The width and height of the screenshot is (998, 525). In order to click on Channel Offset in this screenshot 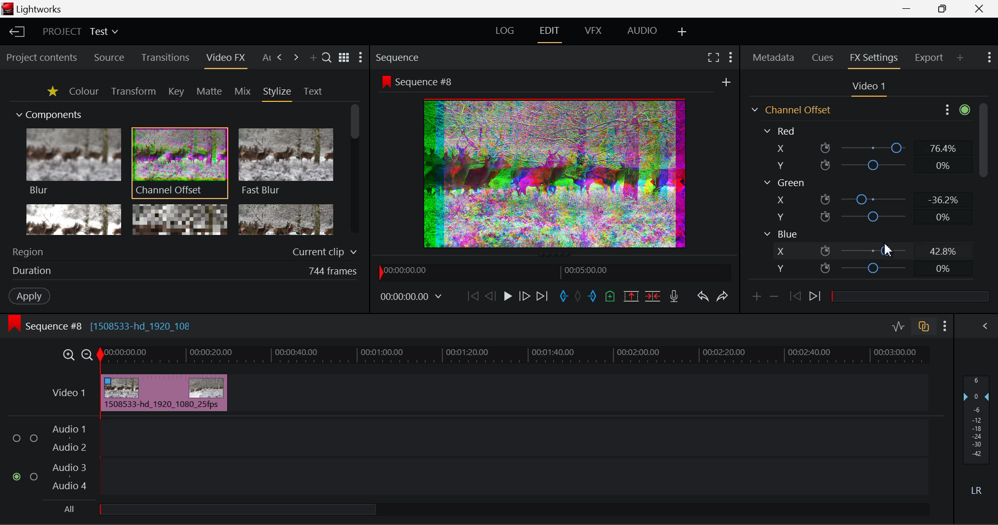, I will do `click(180, 164)`.